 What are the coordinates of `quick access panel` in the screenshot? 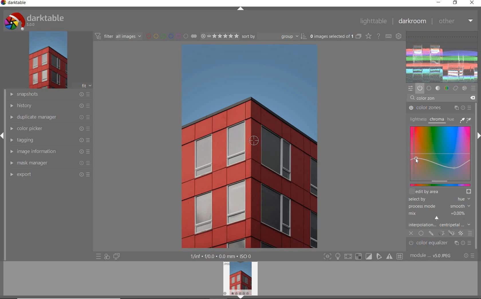 It's located at (411, 88).